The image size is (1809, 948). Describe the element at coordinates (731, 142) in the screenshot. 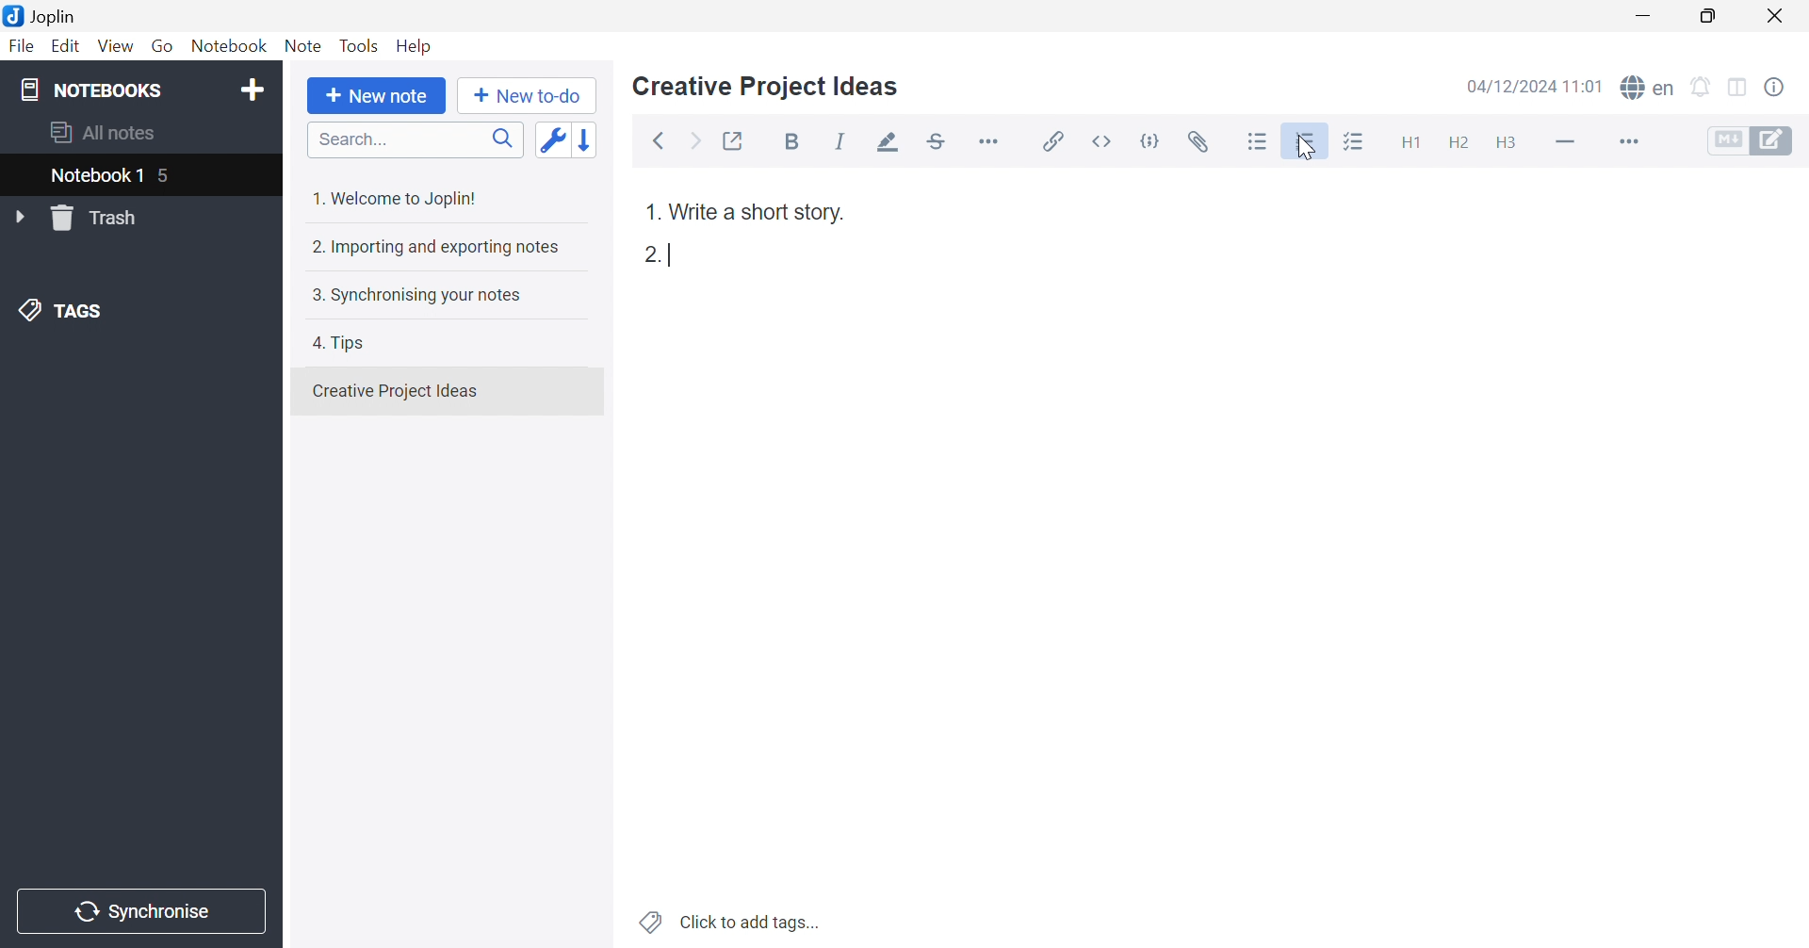

I see `Toggle external editing` at that location.